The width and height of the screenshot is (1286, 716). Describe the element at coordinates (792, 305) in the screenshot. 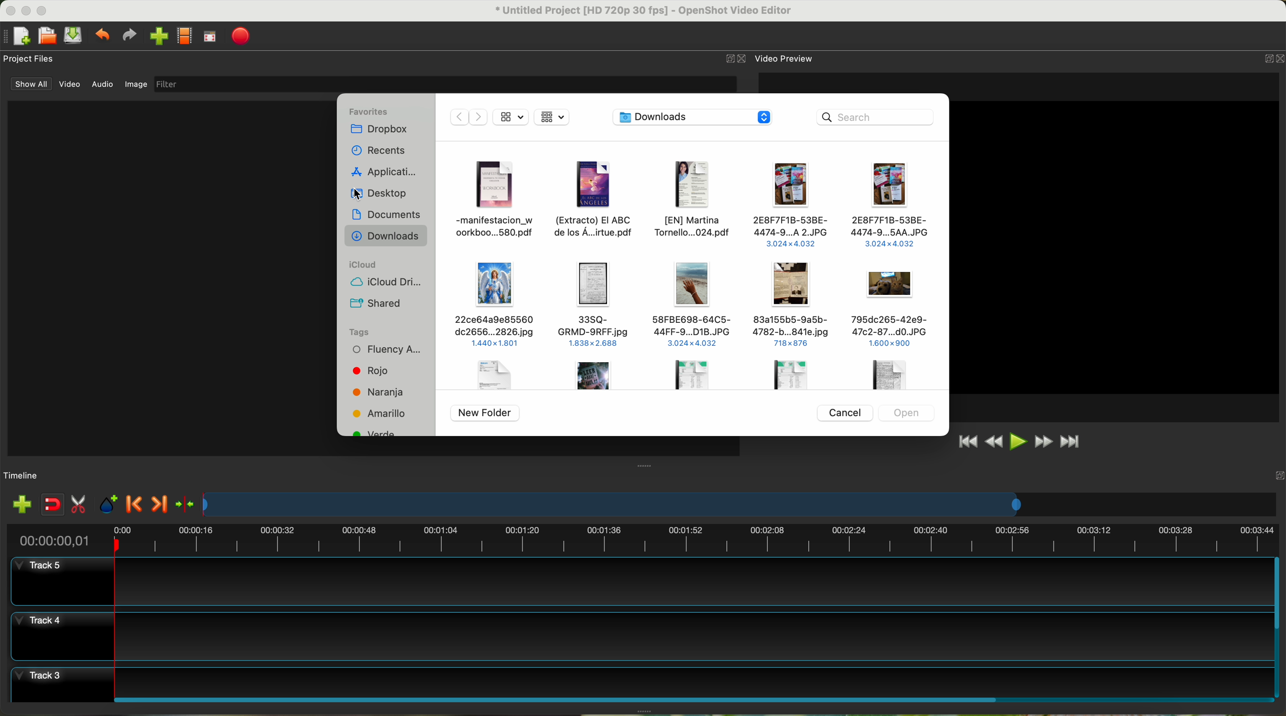

I see `file` at that location.